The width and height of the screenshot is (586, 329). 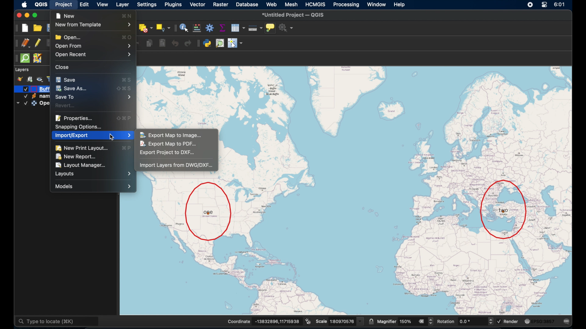 I want to click on new report, so click(x=77, y=156).